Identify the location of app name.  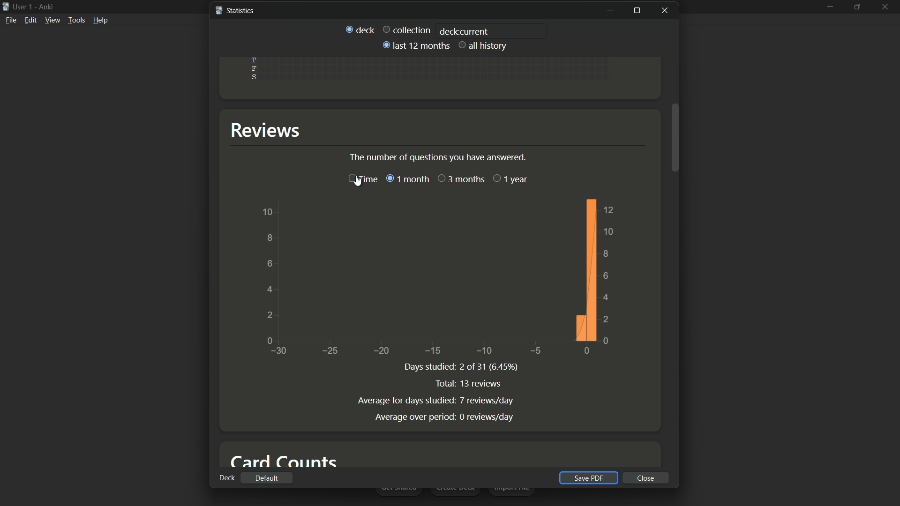
(46, 7).